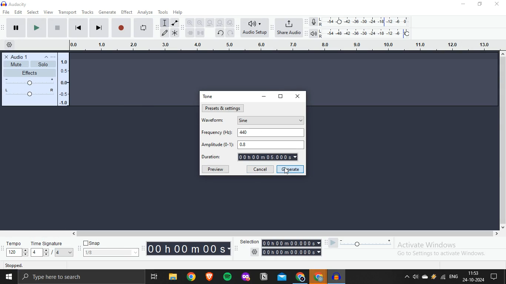 The width and height of the screenshot is (506, 284). I want to click on Frequency, so click(217, 132).